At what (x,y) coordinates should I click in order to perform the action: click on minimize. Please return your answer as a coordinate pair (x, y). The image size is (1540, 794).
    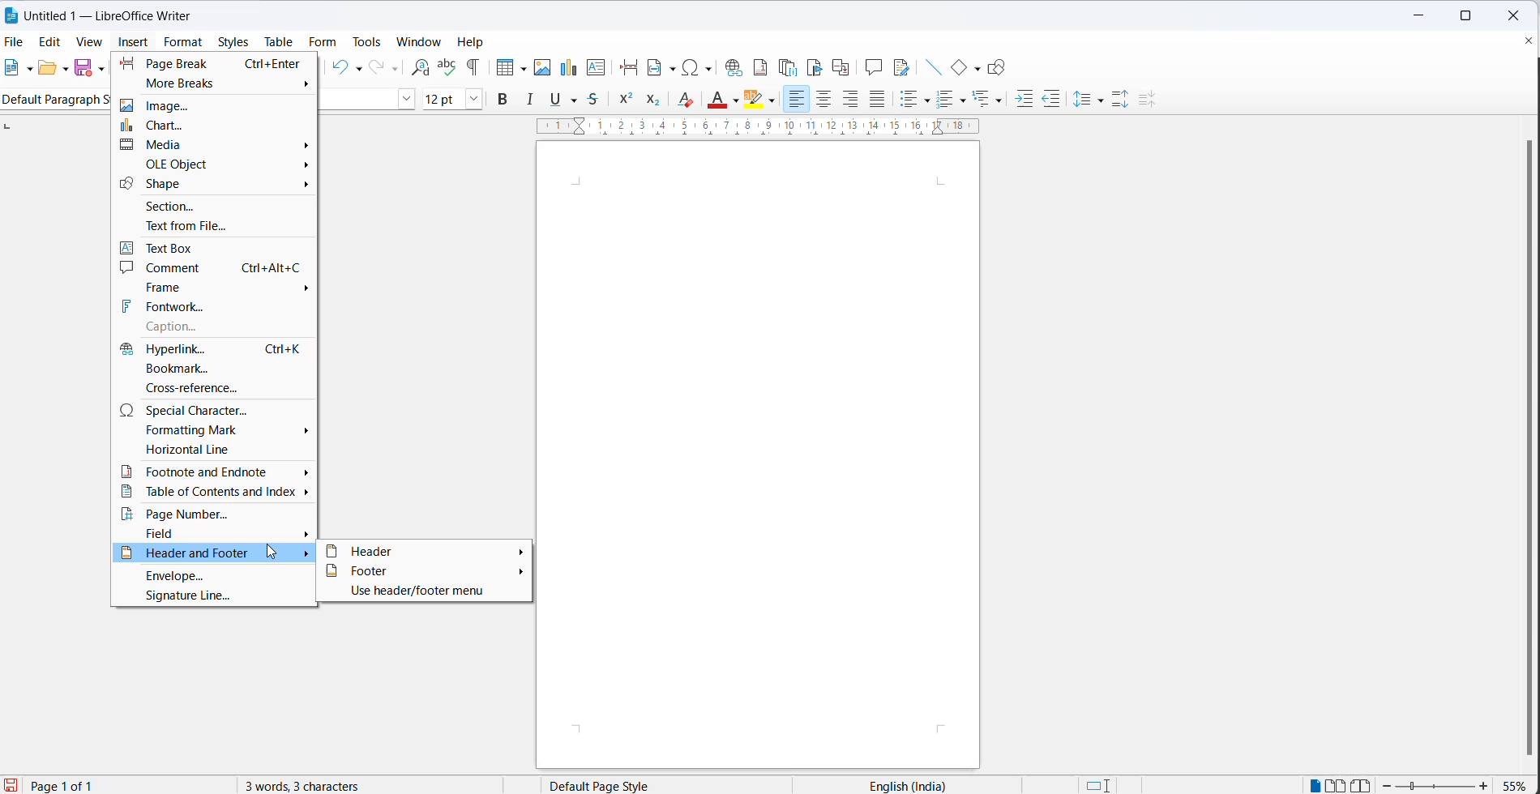
    Looking at the image, I should click on (1419, 16).